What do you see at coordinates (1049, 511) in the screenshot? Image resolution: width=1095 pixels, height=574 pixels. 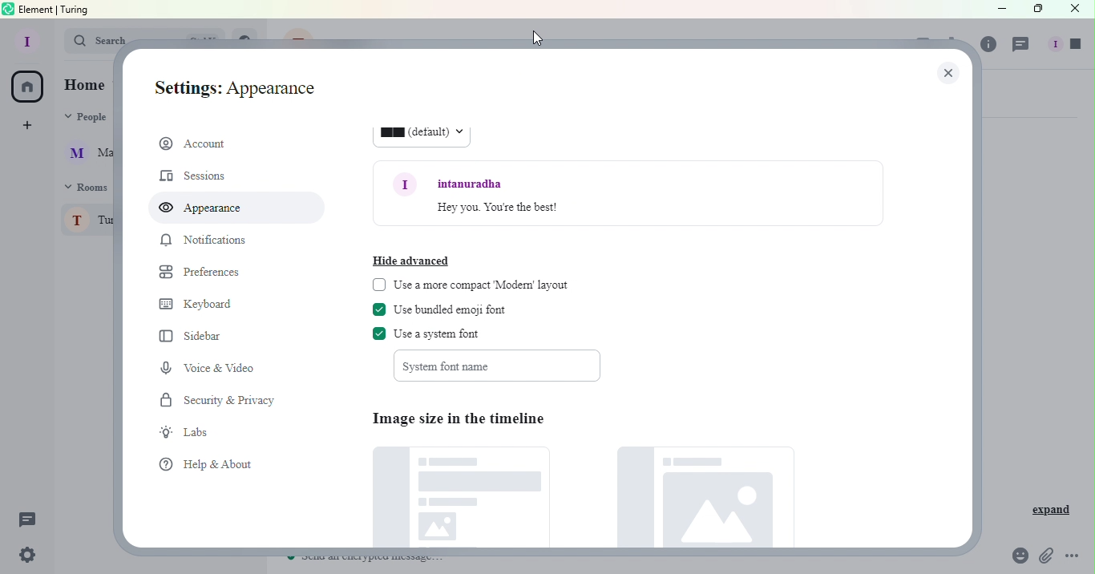 I see `Expand` at bounding box center [1049, 511].